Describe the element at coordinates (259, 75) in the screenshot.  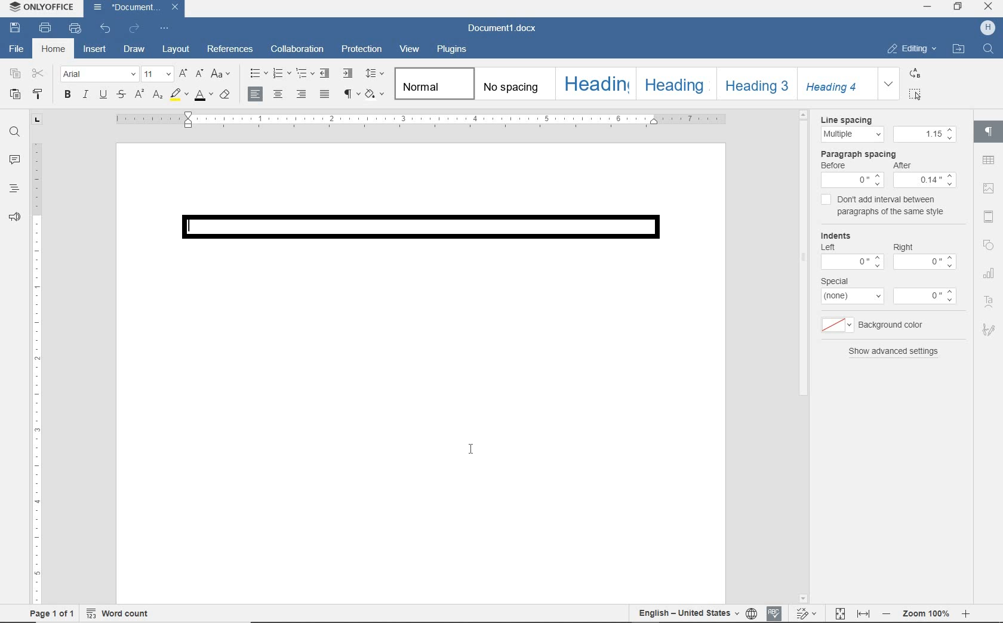
I see `bullets` at that location.